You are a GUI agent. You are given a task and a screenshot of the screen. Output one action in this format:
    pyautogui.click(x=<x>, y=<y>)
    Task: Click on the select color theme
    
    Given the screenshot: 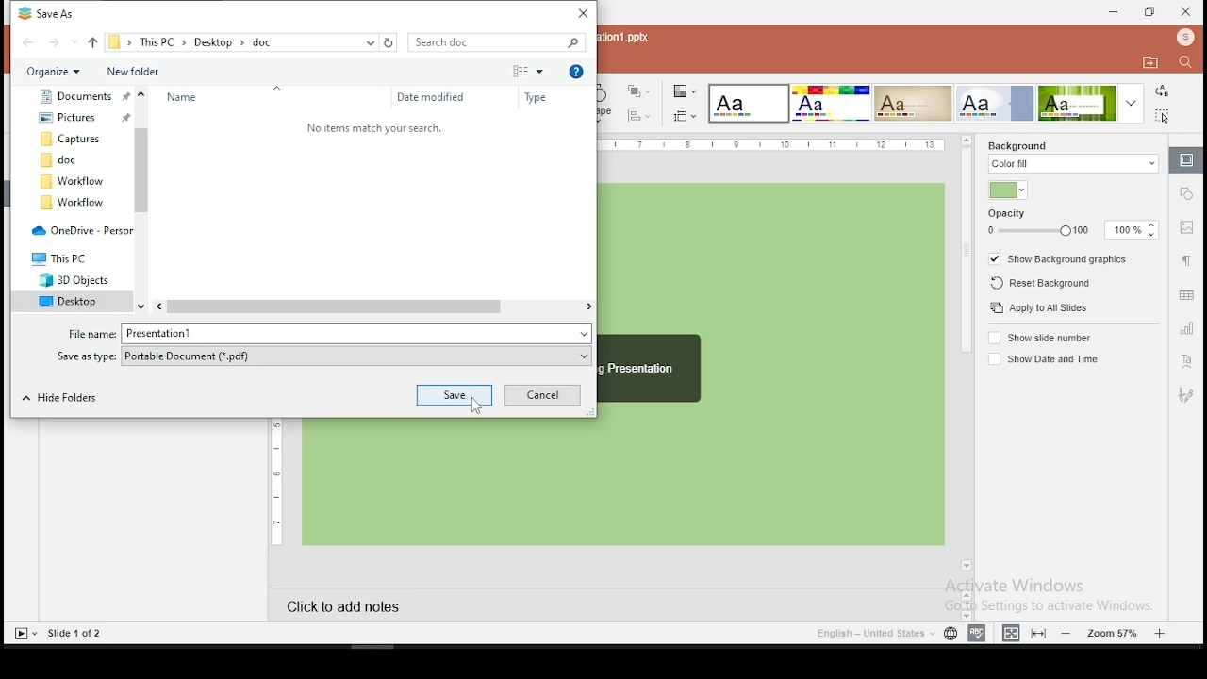 What is the action you would take?
    pyautogui.click(x=830, y=103)
    